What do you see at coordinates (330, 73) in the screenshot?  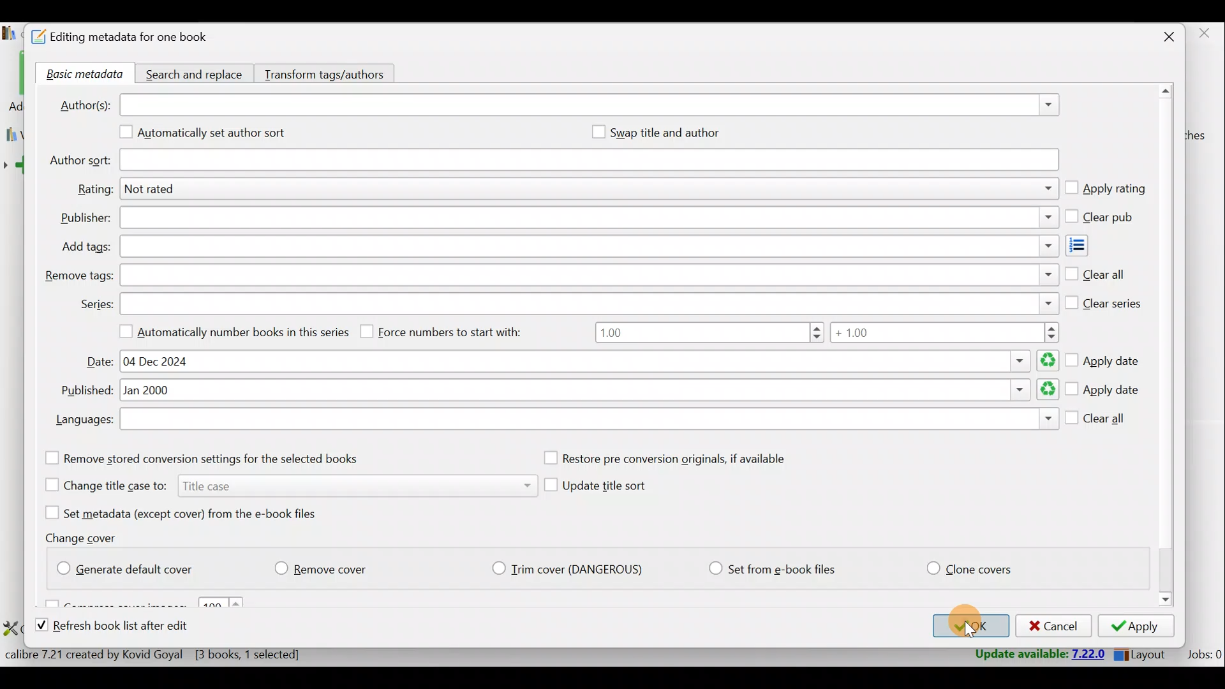 I see `Transform tags/authors` at bounding box center [330, 73].